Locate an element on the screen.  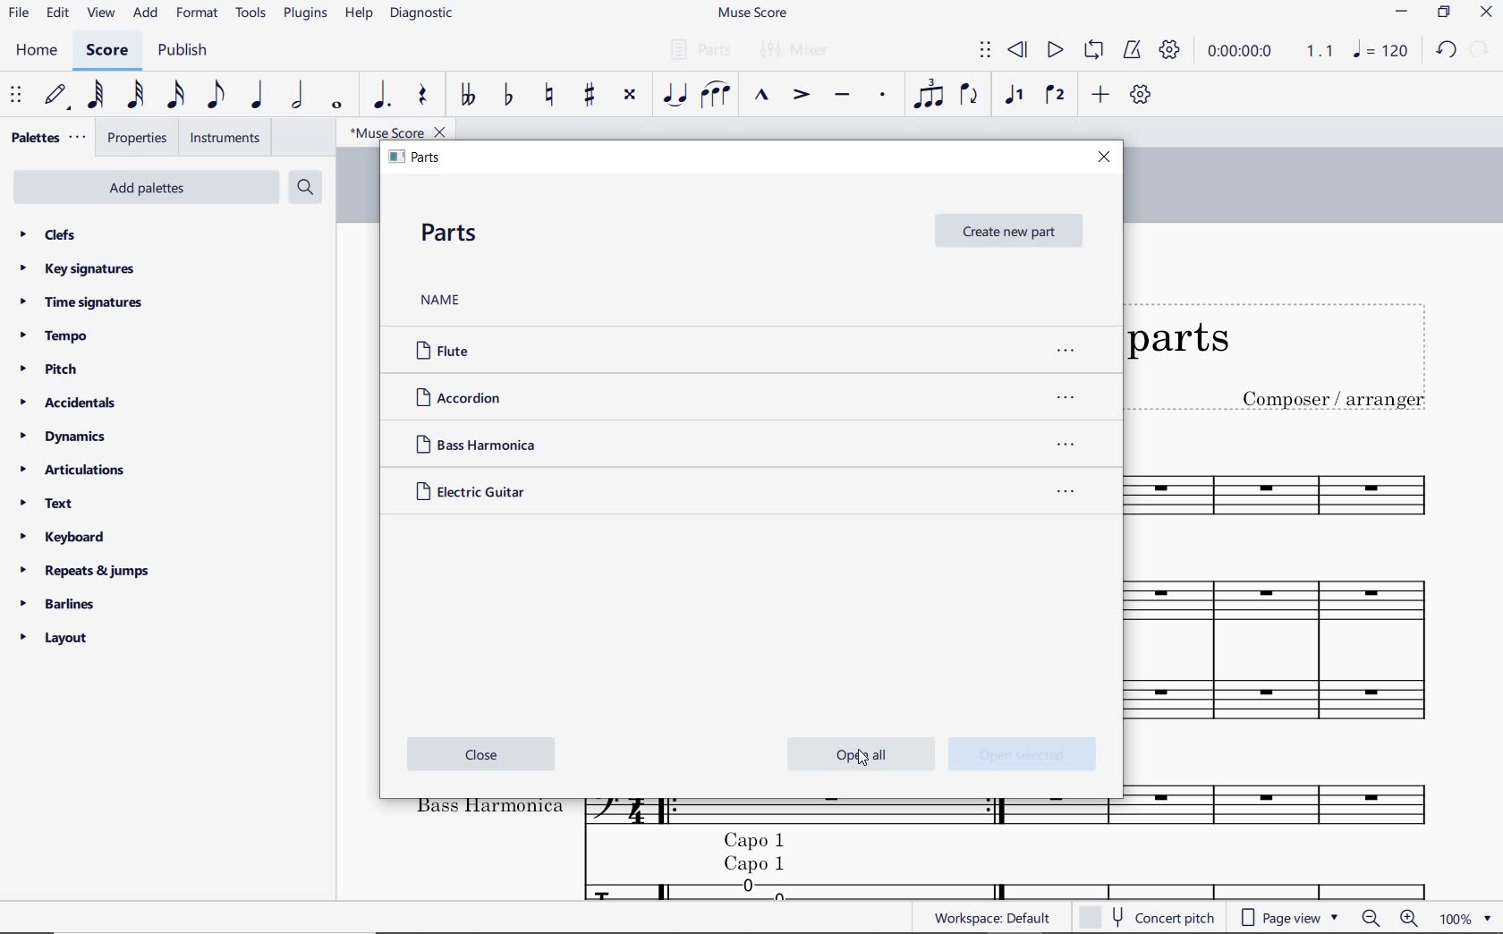
toggle natural is located at coordinates (551, 94).